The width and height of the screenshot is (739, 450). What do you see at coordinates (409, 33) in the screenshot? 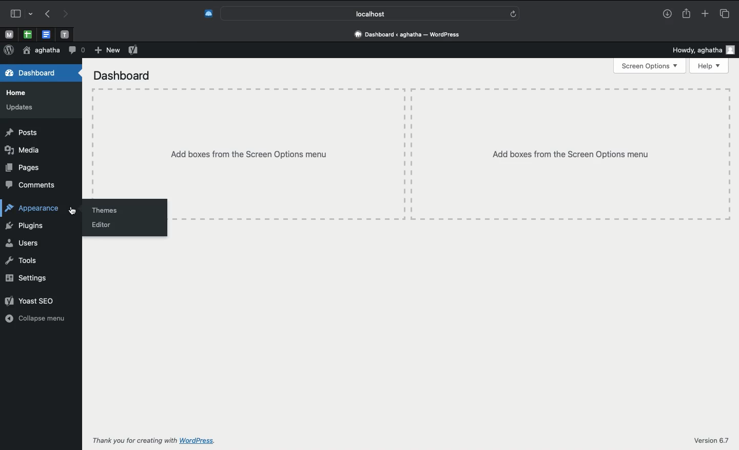
I see `Address` at bounding box center [409, 33].